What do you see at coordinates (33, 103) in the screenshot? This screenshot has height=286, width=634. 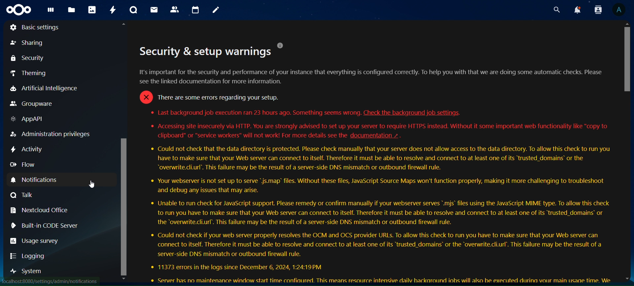 I see `groupware` at bounding box center [33, 103].